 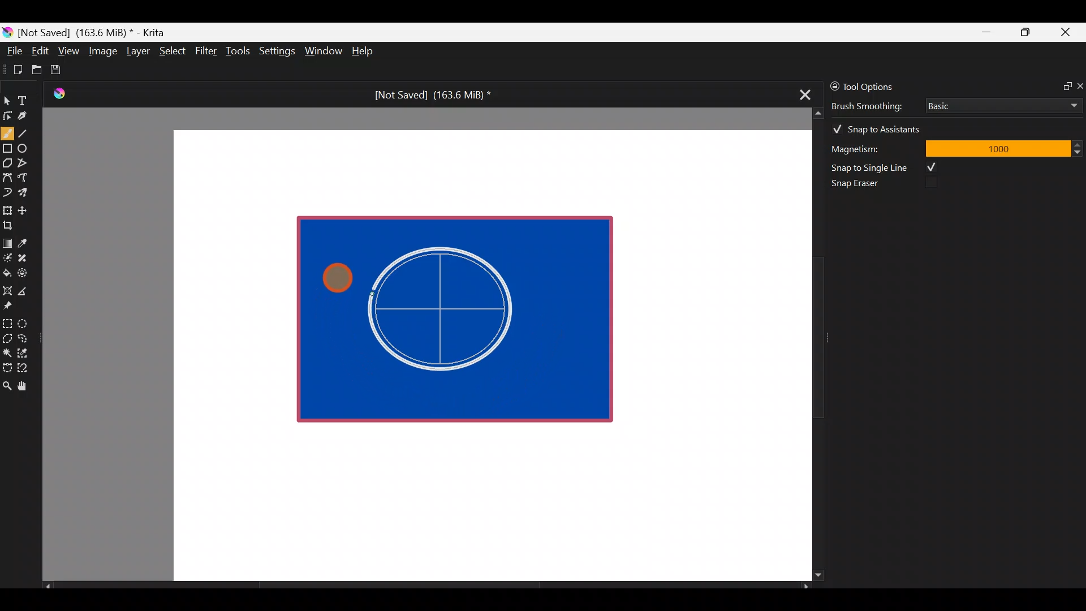 I want to click on Save, so click(x=63, y=70).